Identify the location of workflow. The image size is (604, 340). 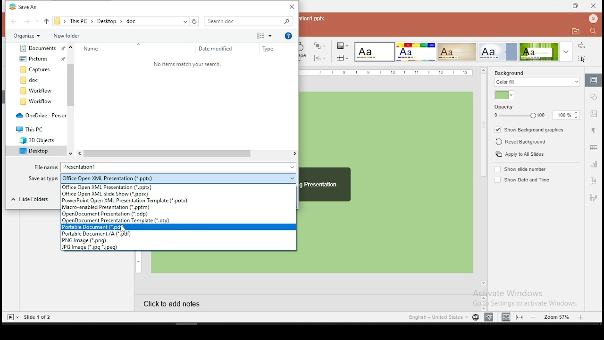
(37, 102).